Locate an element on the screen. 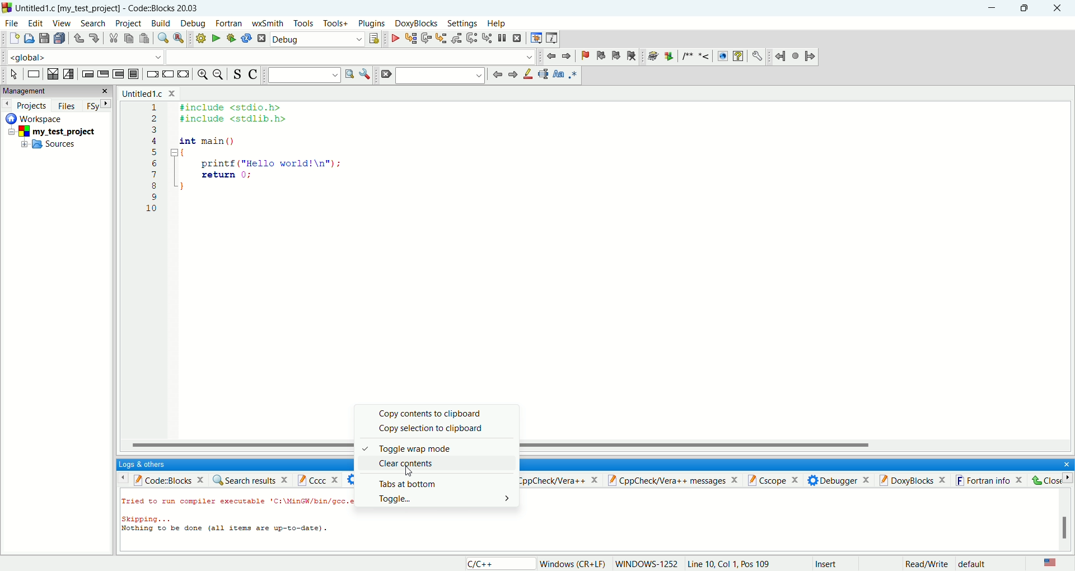 Image resolution: width=1075 pixels, height=571 pixels. tools is located at coordinates (303, 24).